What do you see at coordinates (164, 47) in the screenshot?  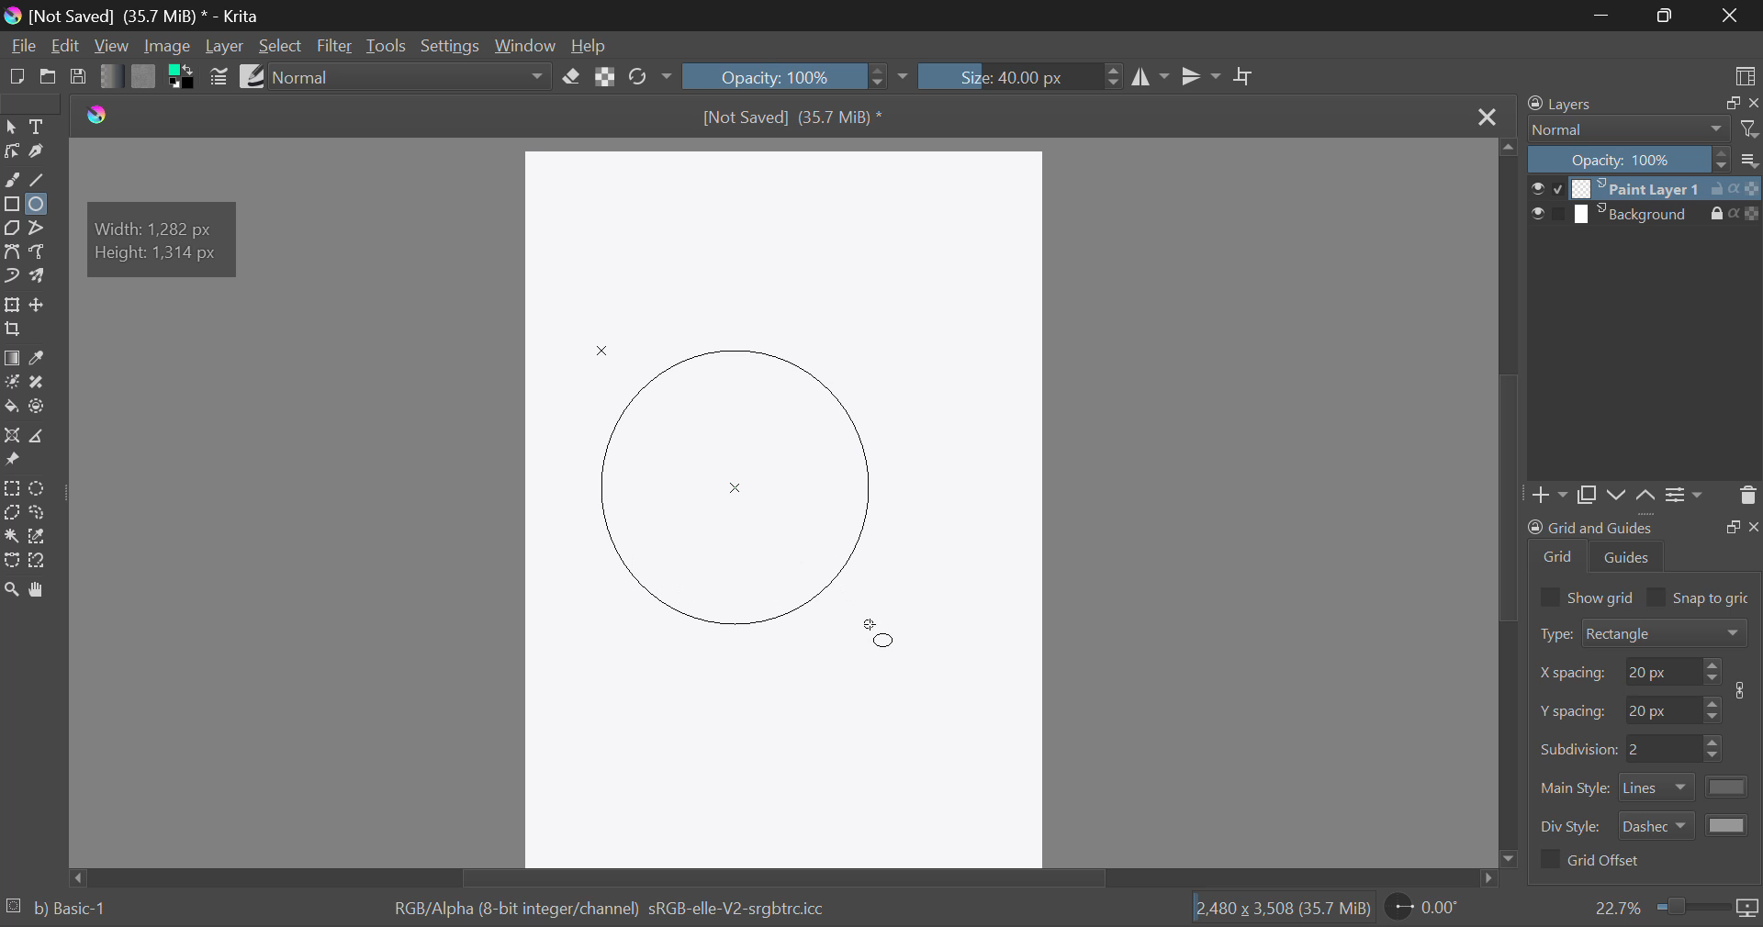 I see `Image` at bounding box center [164, 47].